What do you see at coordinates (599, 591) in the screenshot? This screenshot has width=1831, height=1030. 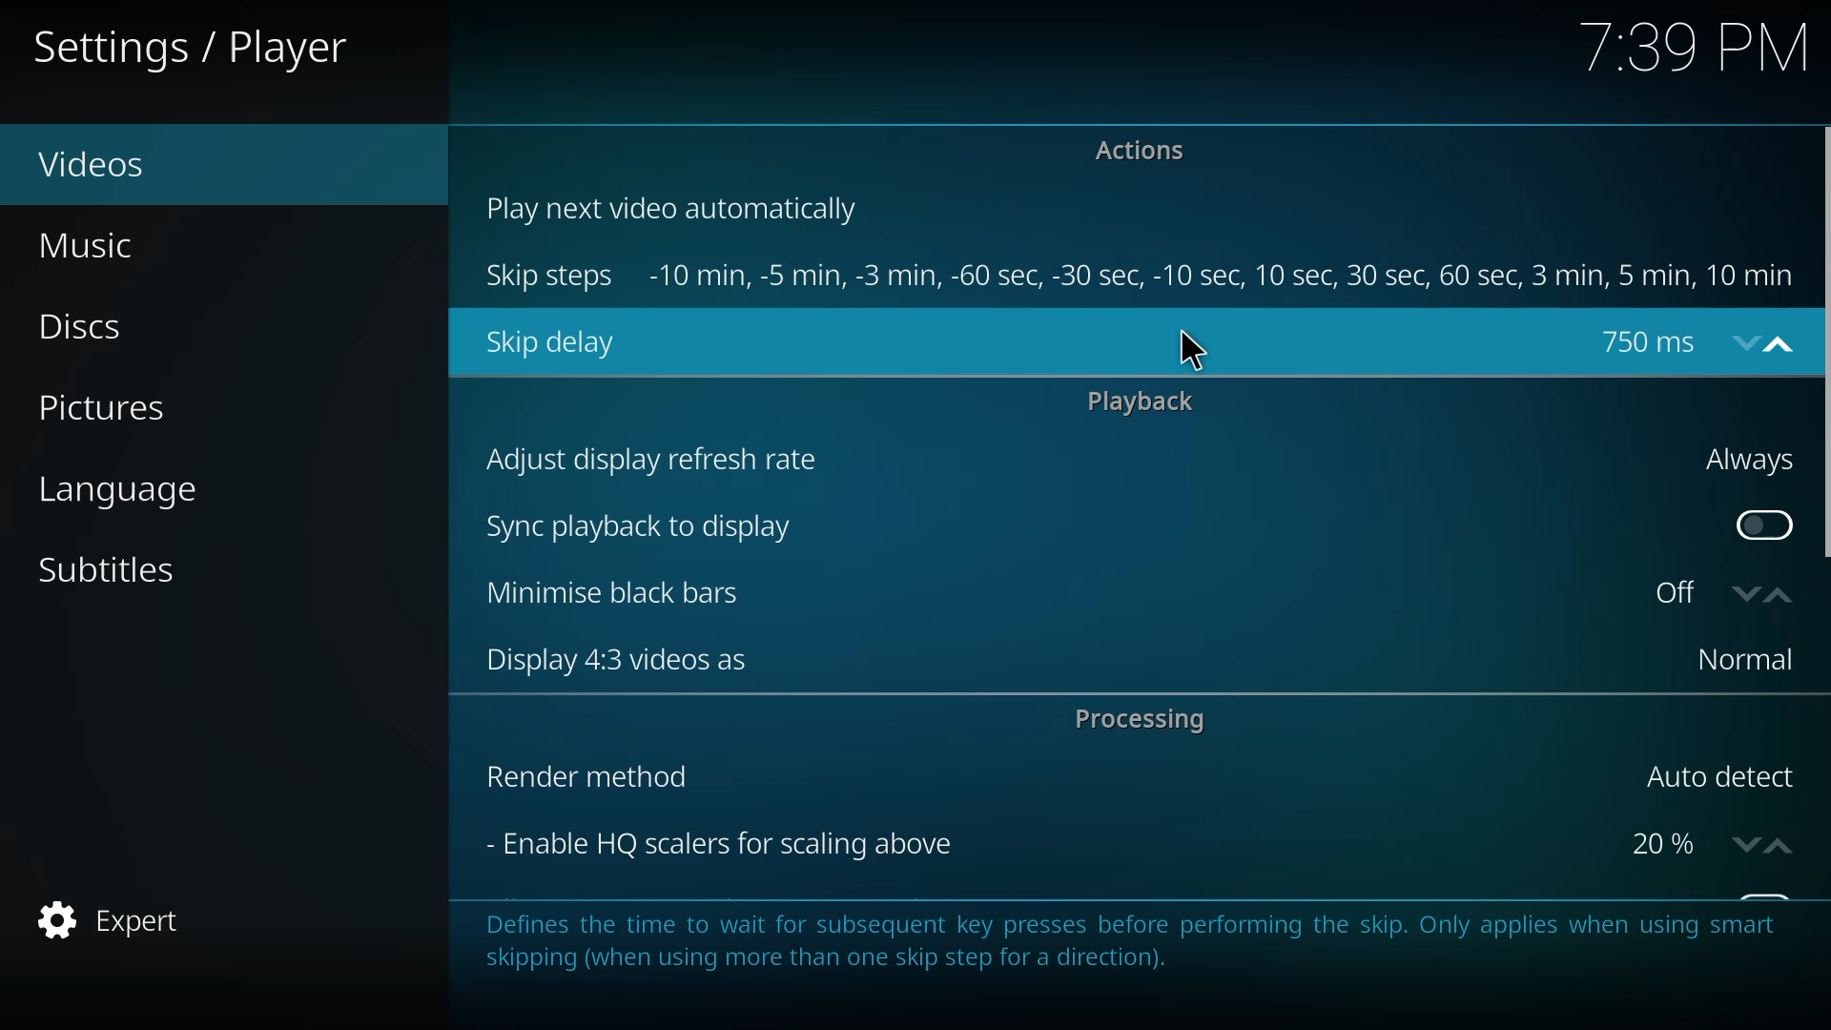 I see `minimise black bars` at bounding box center [599, 591].